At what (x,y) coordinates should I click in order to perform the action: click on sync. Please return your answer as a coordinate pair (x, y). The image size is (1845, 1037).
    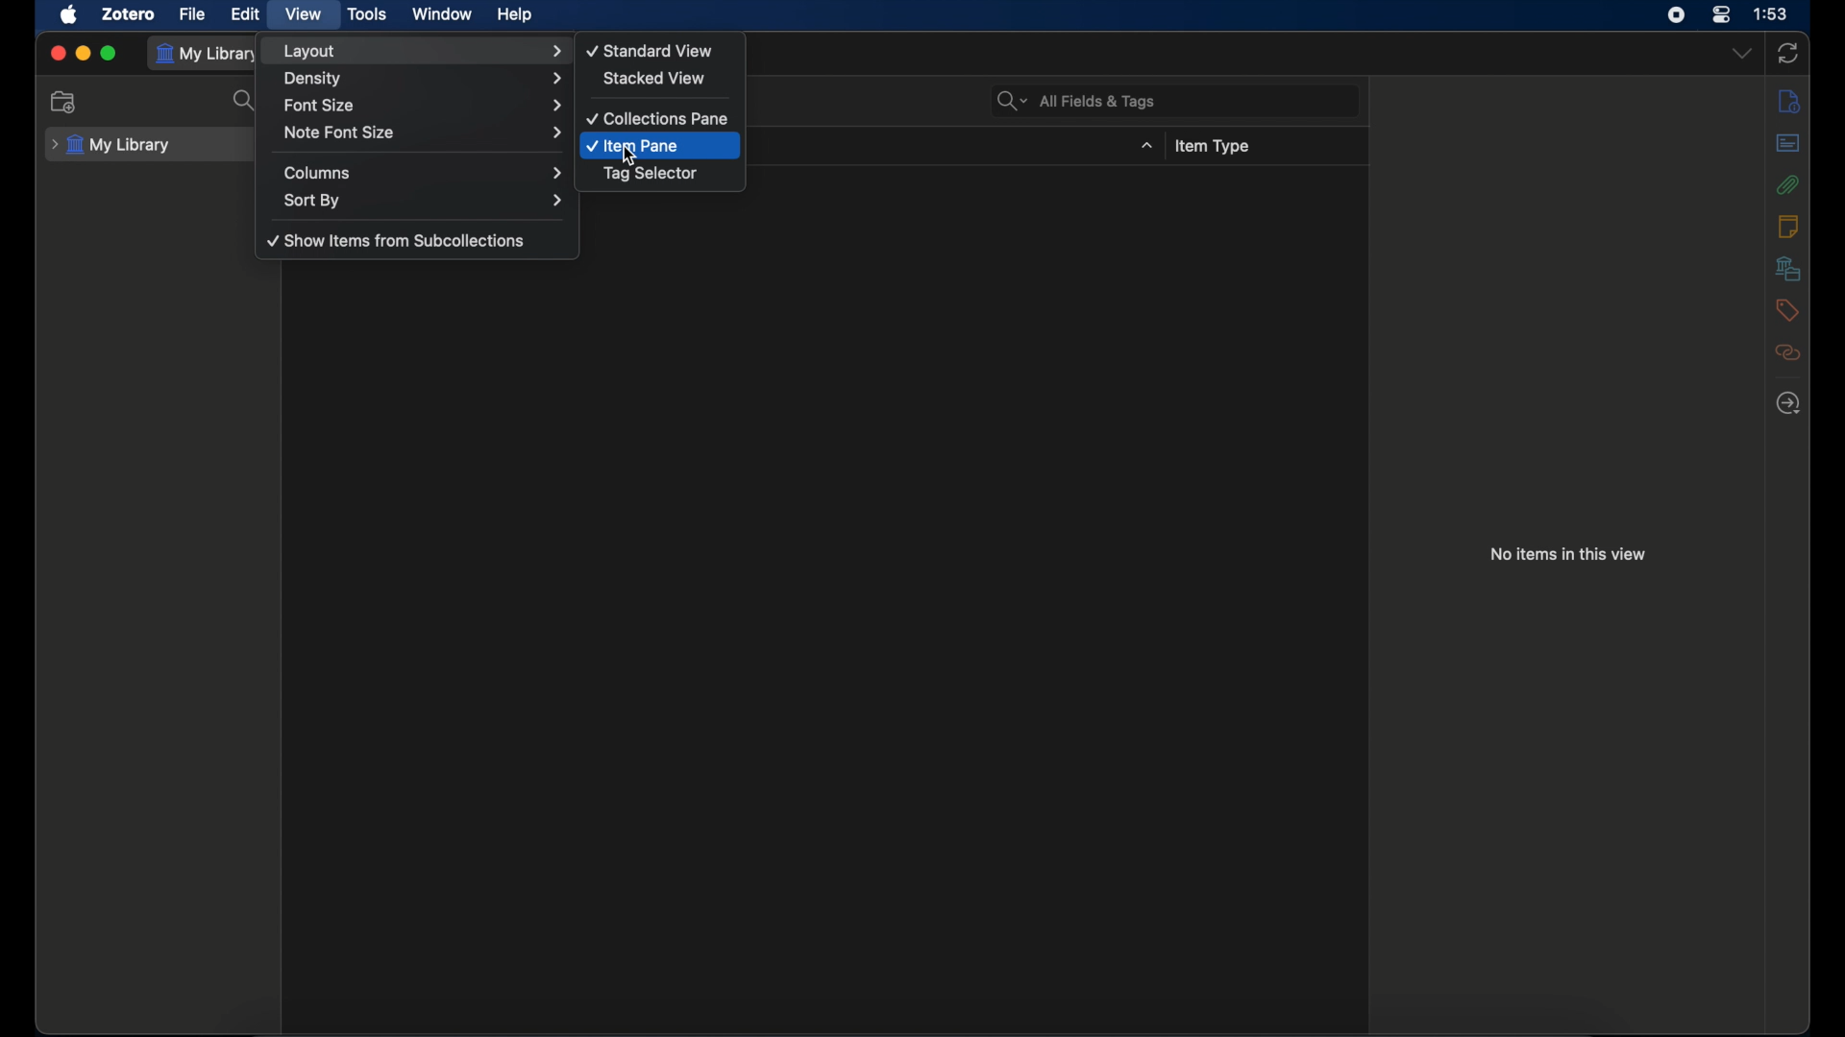
    Looking at the image, I should click on (1787, 54).